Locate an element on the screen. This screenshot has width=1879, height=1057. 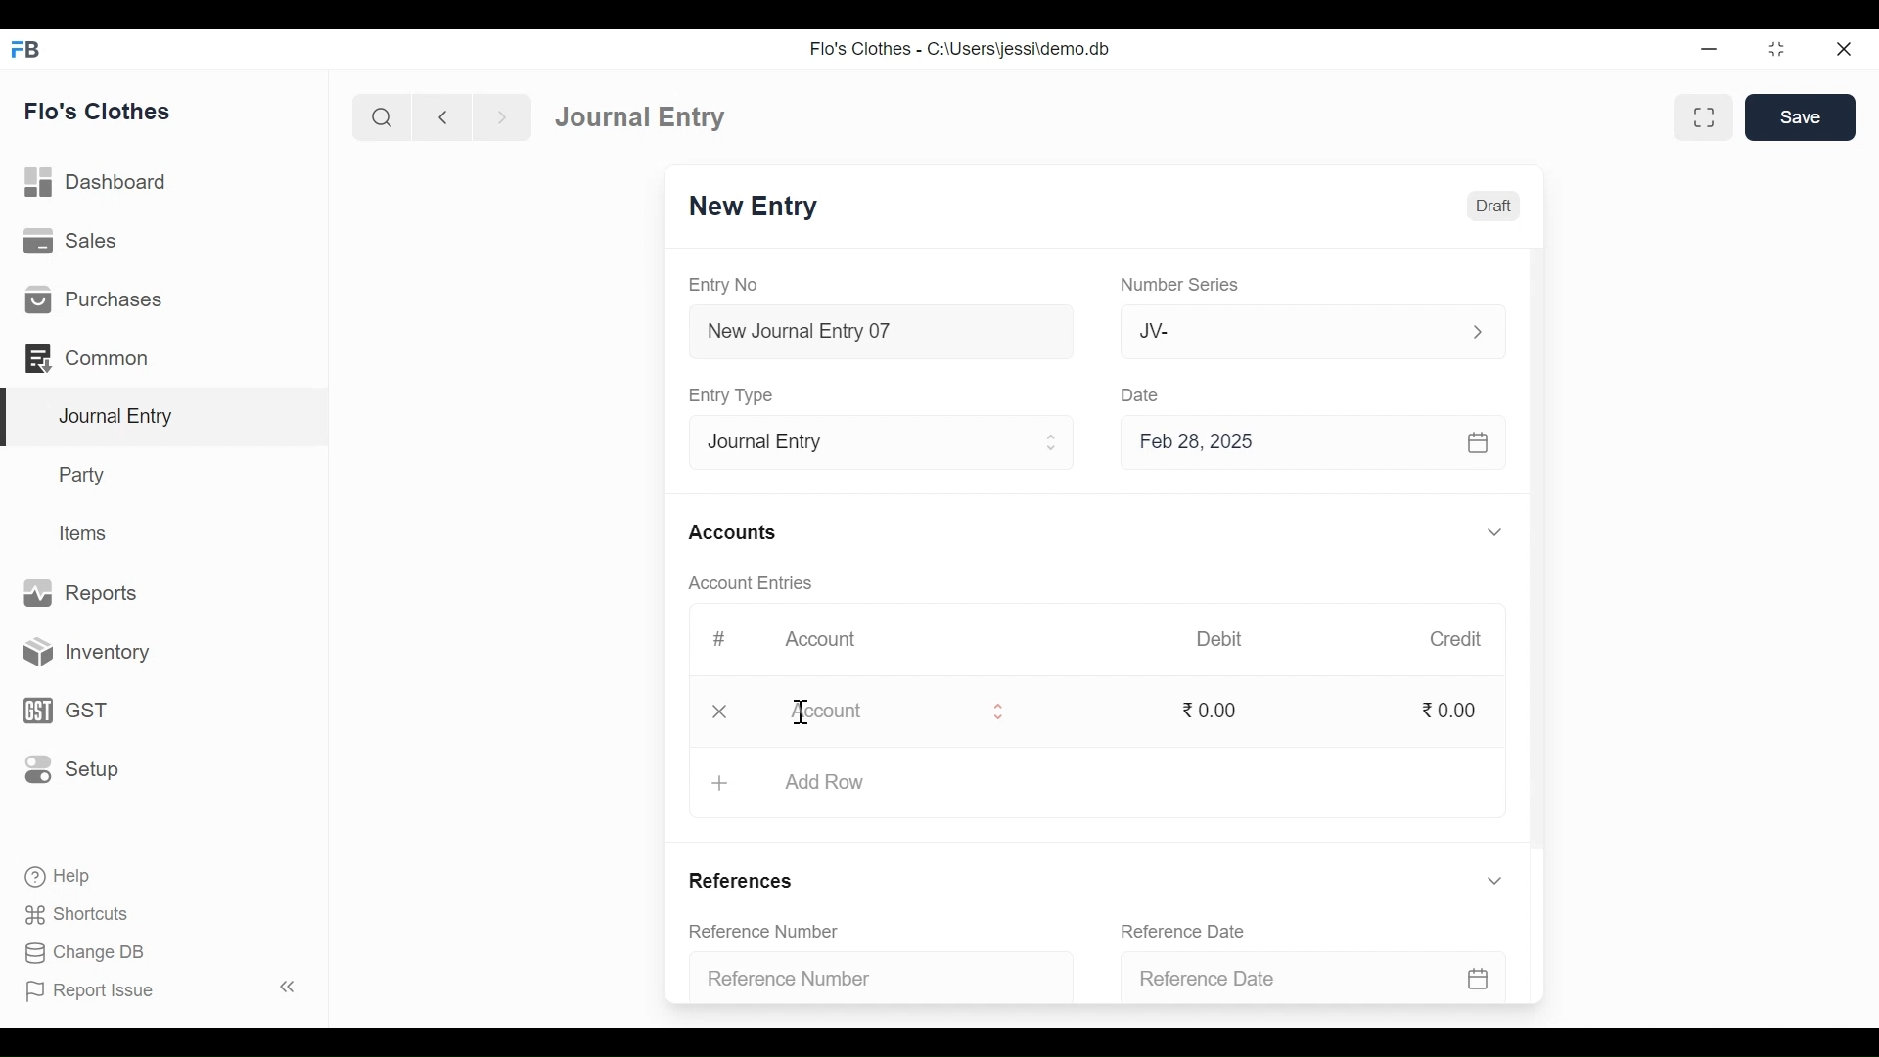
Help is located at coordinates (56, 874).